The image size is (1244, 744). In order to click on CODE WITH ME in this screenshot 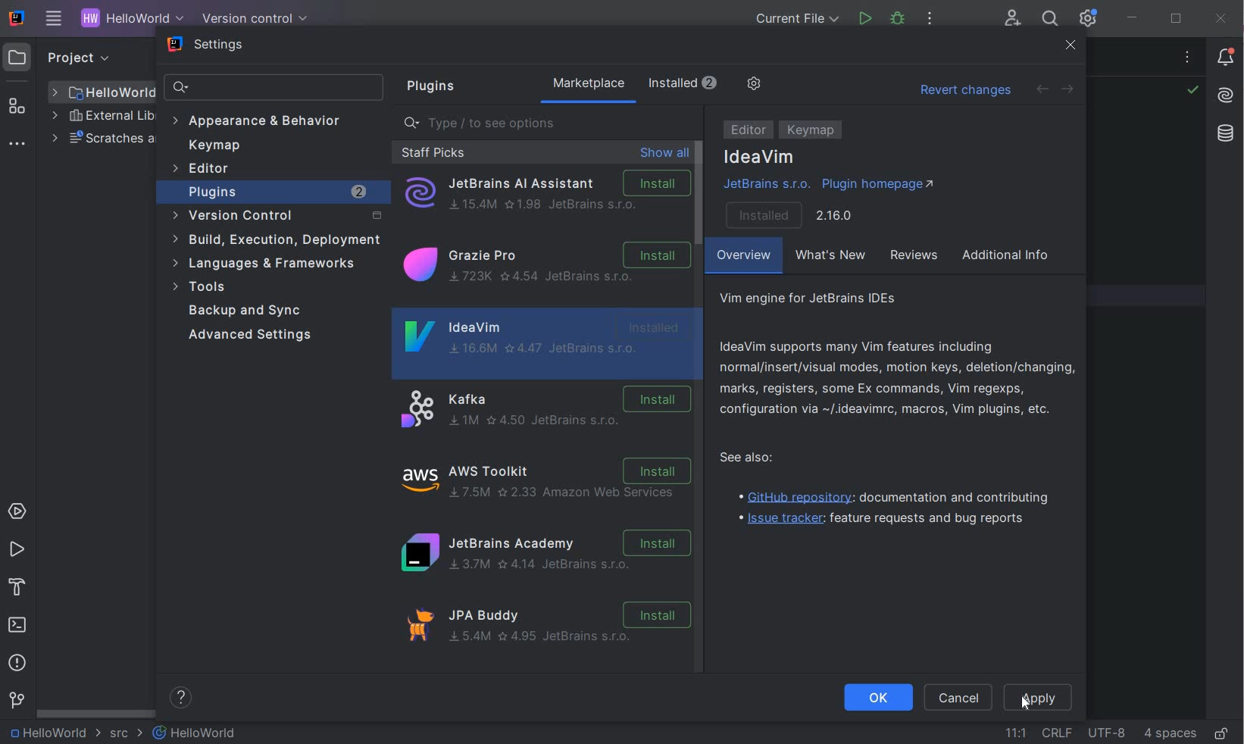, I will do `click(1014, 18)`.